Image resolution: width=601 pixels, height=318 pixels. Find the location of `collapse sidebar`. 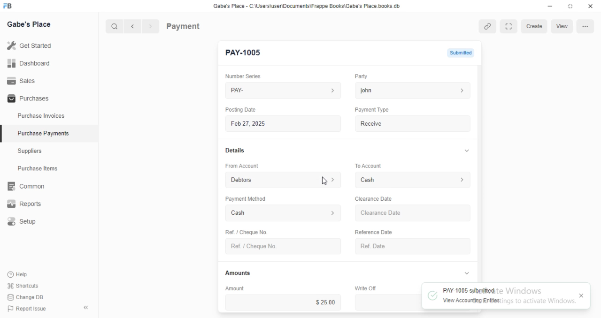

collapse sidebar is located at coordinates (85, 307).